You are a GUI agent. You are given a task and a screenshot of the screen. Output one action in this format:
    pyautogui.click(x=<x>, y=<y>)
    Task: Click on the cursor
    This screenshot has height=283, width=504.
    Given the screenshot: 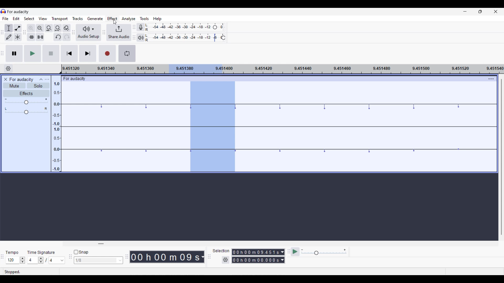 What is the action you would take?
    pyautogui.click(x=114, y=23)
    